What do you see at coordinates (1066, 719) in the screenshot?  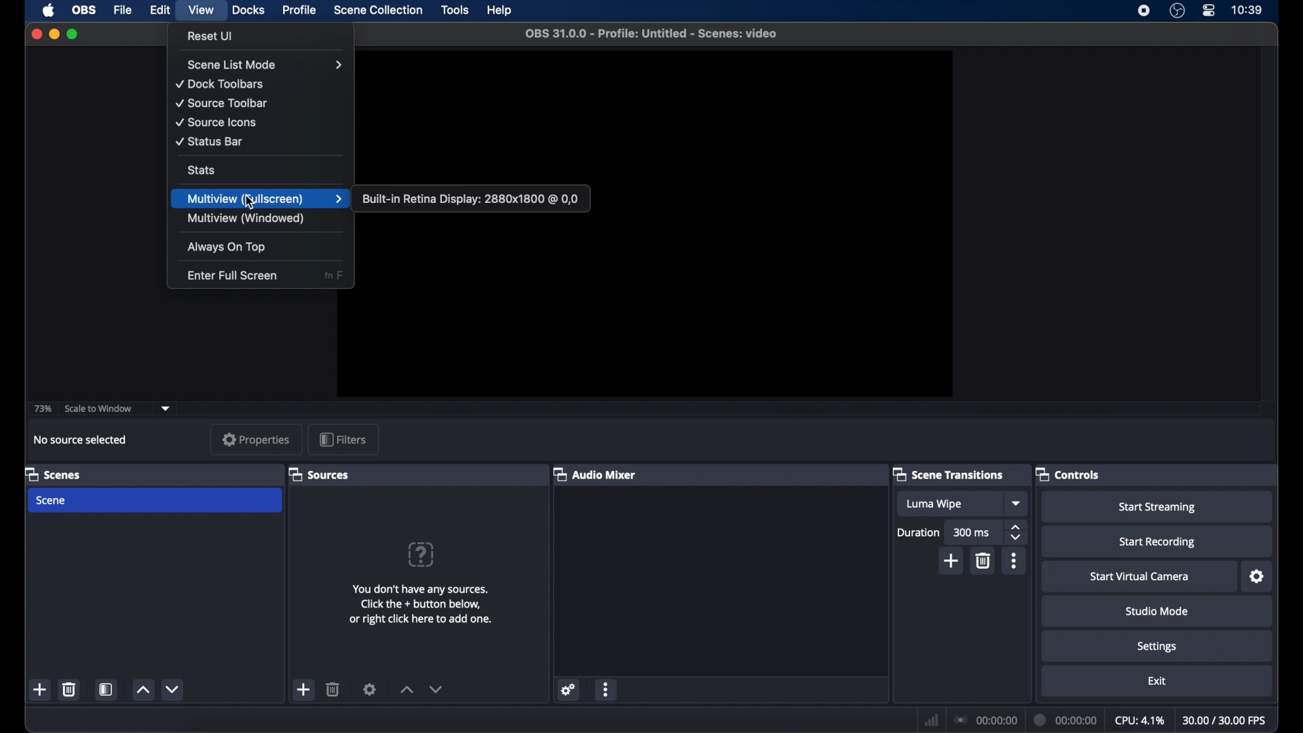 I see `00:00:00` at bounding box center [1066, 719].